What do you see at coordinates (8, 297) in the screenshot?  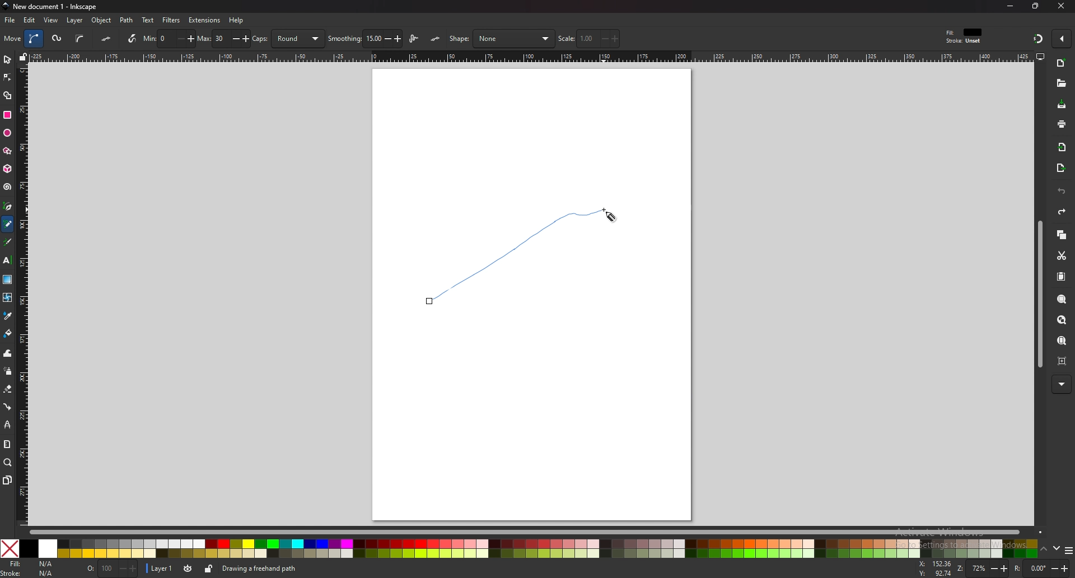 I see `mesh` at bounding box center [8, 297].